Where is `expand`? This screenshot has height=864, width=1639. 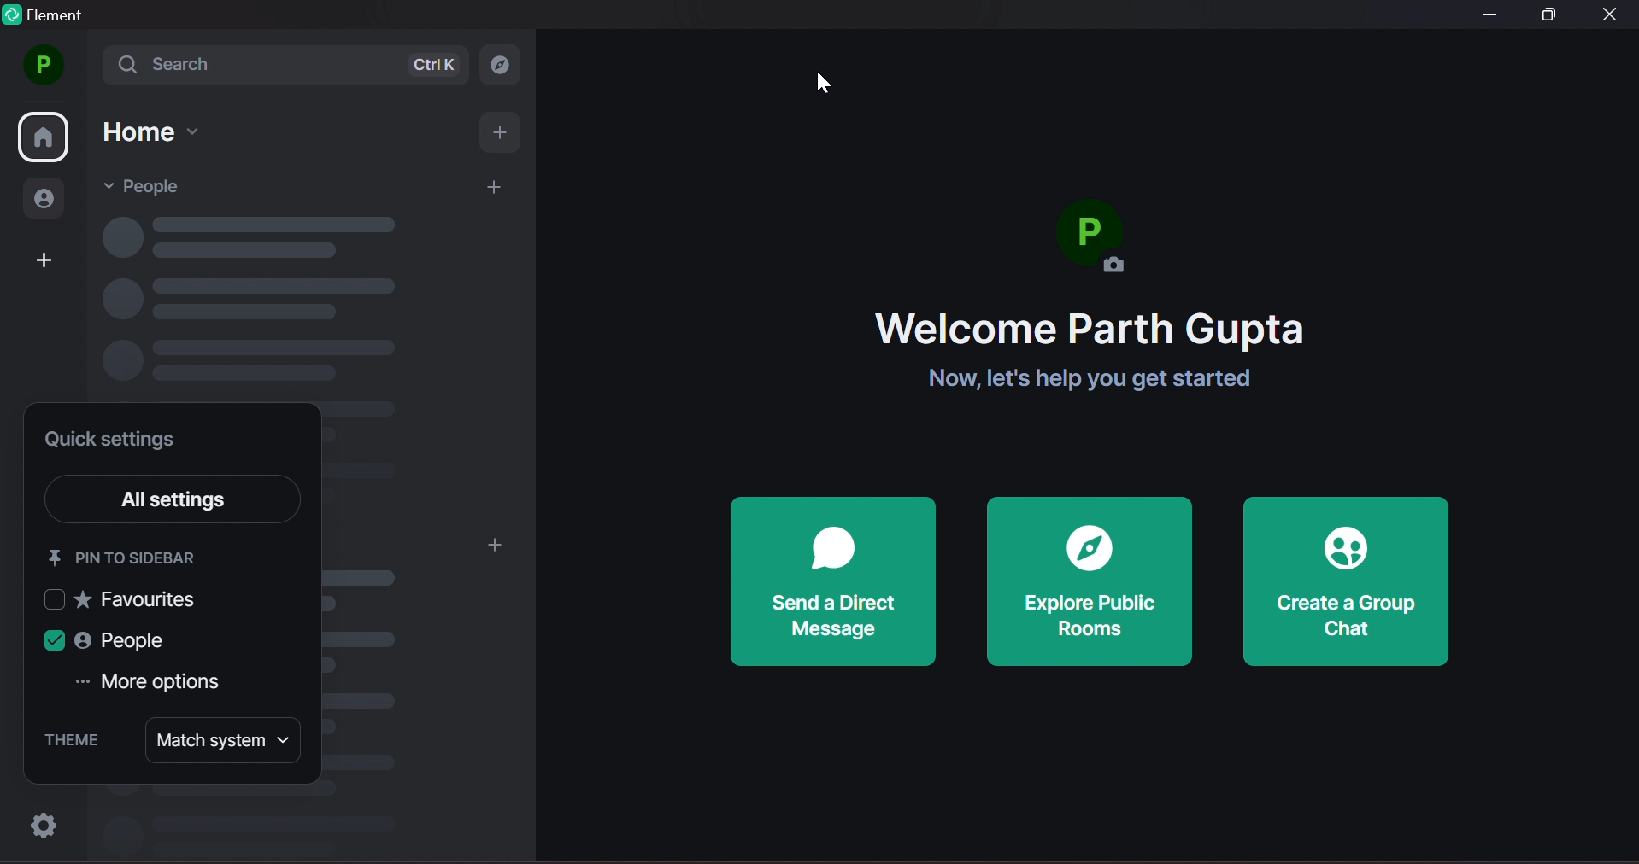
expand is located at coordinates (90, 69).